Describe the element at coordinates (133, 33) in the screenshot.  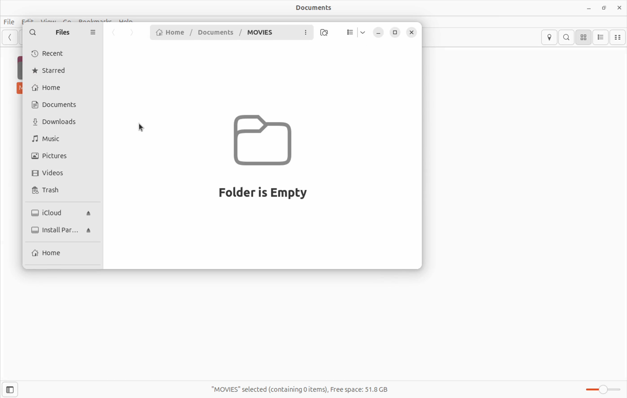
I see `Next` at that location.